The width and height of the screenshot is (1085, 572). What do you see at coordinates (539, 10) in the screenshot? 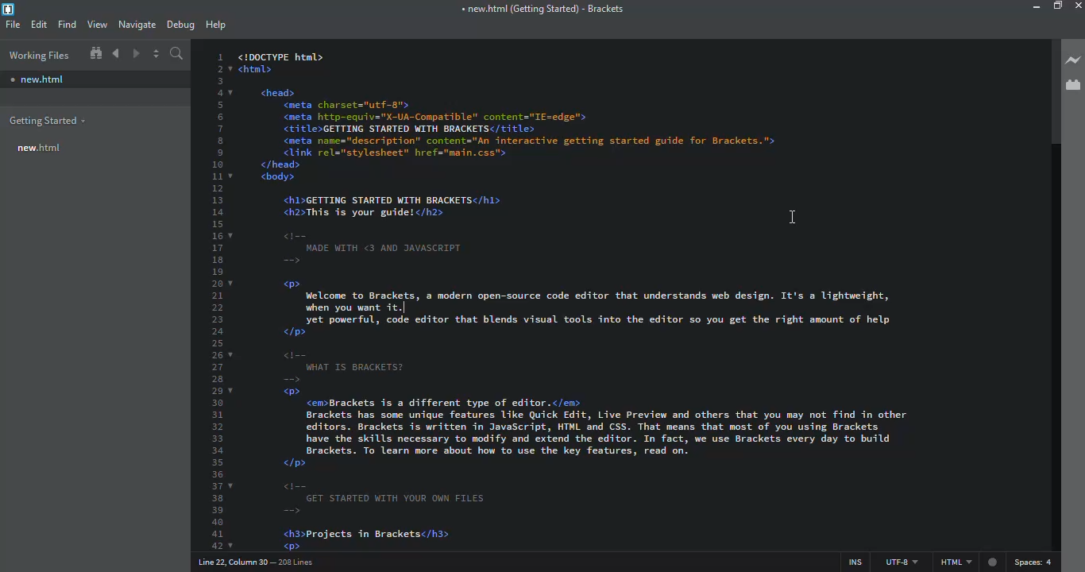
I see `brackets` at bounding box center [539, 10].